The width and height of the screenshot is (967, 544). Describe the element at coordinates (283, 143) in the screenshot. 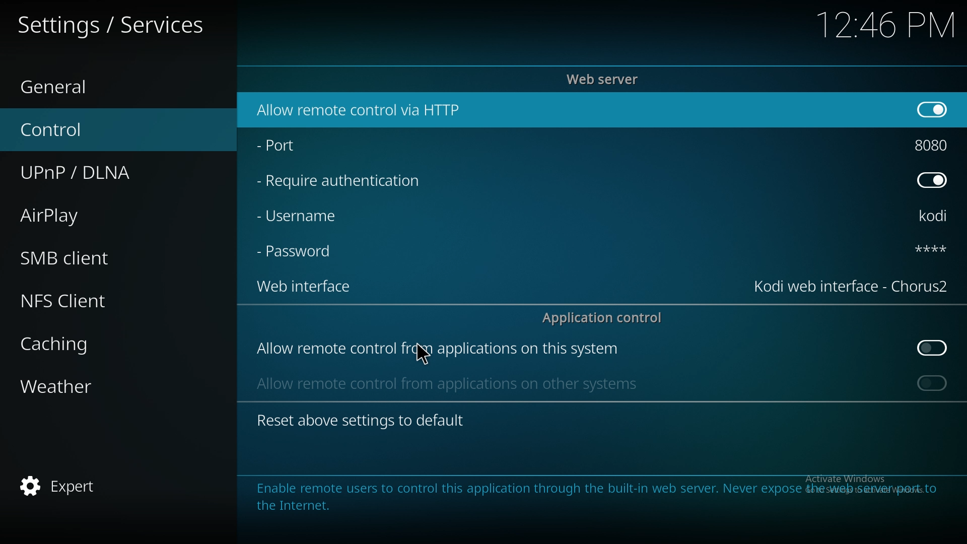

I see `port` at that location.